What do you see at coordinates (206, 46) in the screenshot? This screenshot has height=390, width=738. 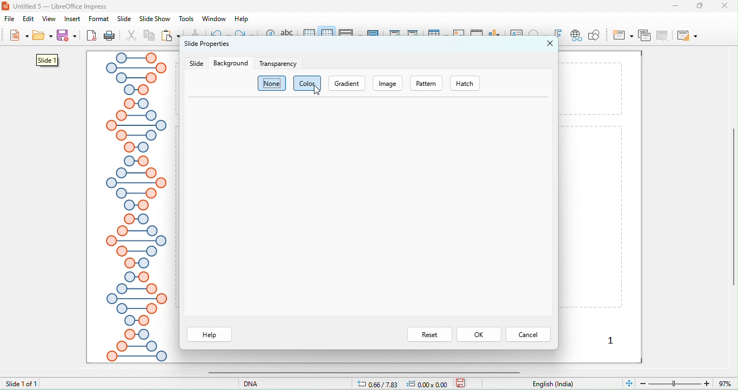 I see `slide properties` at bounding box center [206, 46].